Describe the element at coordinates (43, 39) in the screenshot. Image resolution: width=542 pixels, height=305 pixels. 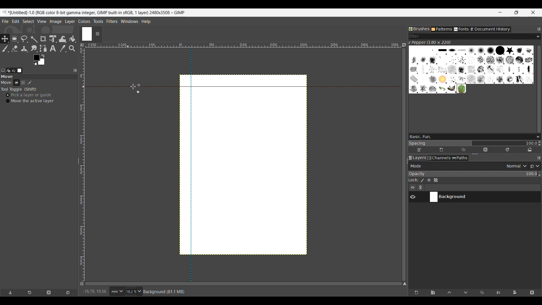
I see `Crop tool` at that location.